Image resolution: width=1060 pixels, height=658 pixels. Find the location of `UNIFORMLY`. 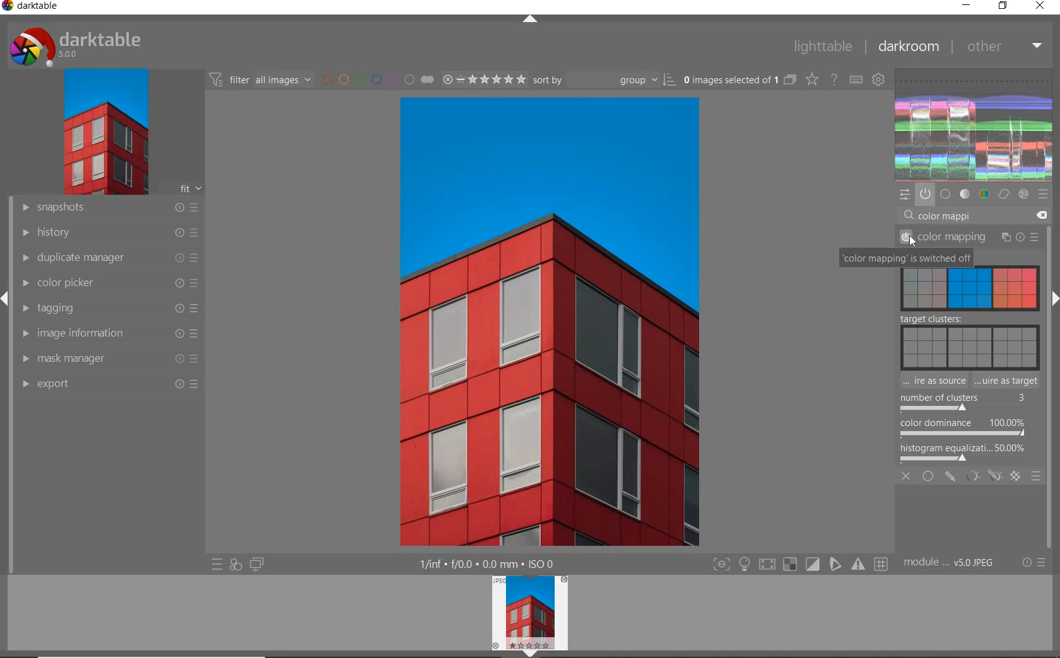

UNIFORMLY is located at coordinates (928, 477).